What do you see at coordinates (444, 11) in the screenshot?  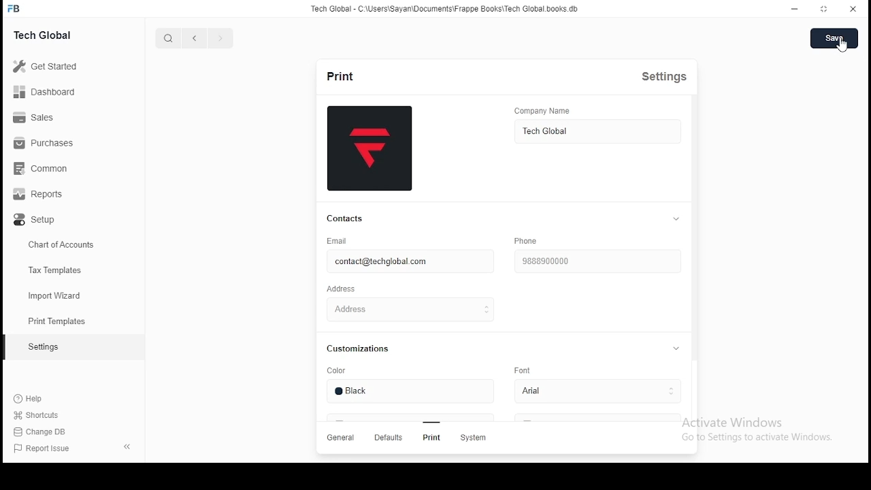 I see `Tech Global - C:\Users\Sayan\Documents\Frappe Books\Tech Global. books. db` at bounding box center [444, 11].